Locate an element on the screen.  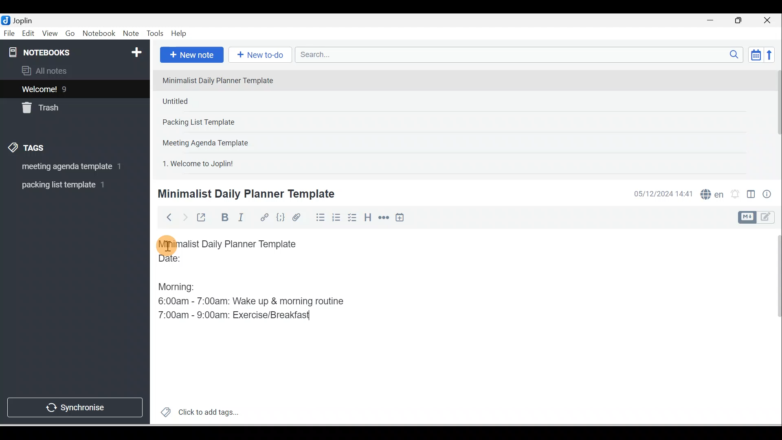
Trash is located at coordinates (60, 106).